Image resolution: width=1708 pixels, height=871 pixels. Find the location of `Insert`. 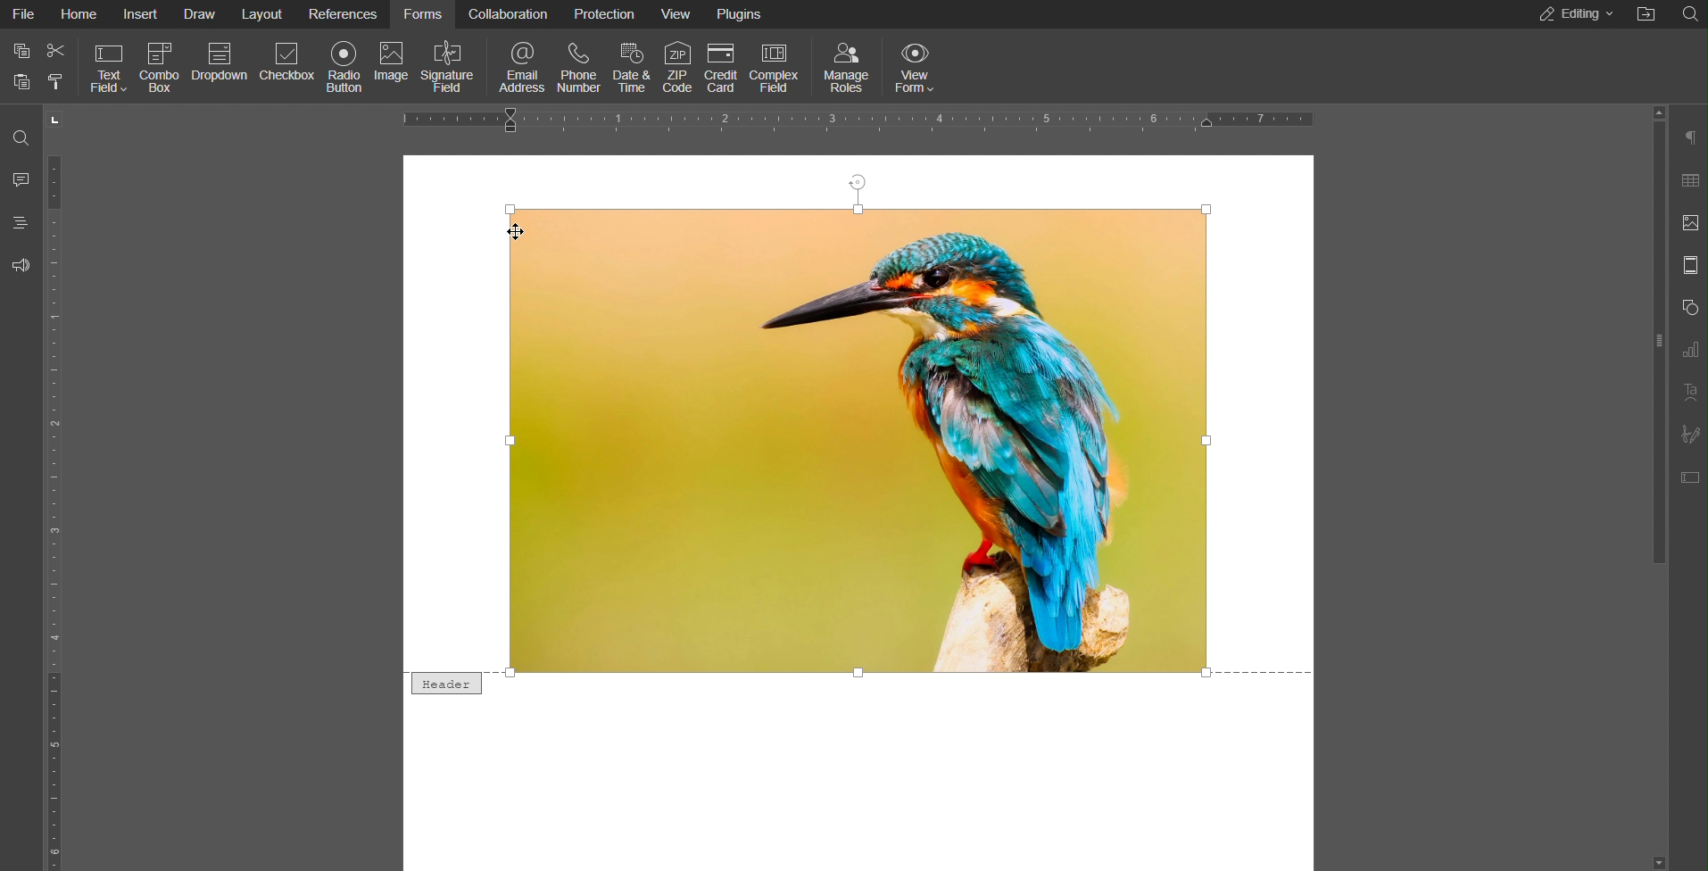

Insert is located at coordinates (142, 14).